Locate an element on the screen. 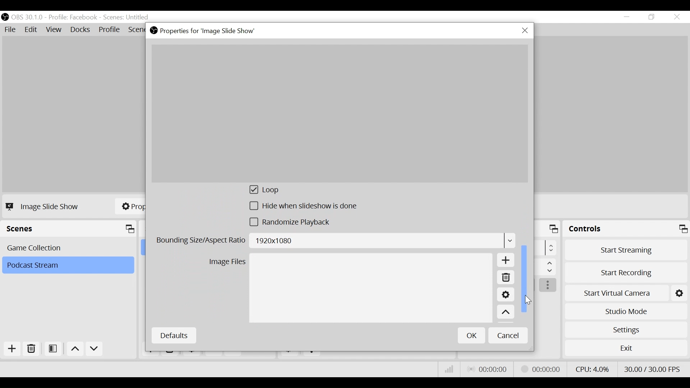 The width and height of the screenshot is (690, 388). Cancel is located at coordinates (508, 335).